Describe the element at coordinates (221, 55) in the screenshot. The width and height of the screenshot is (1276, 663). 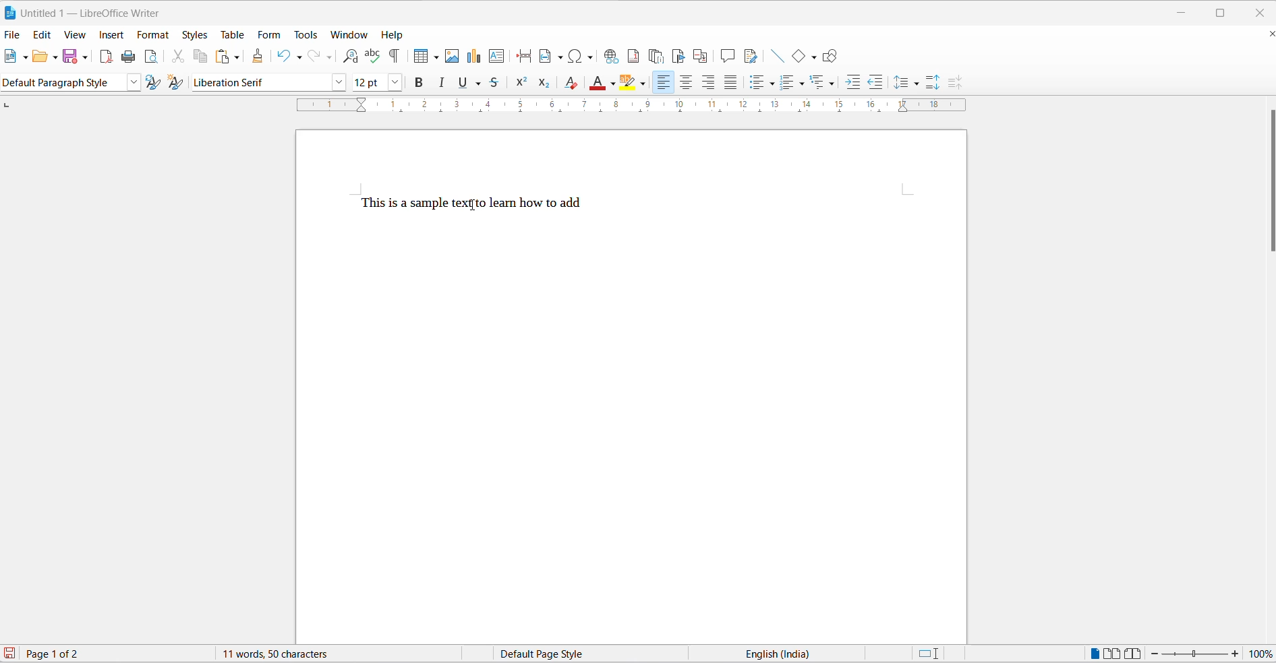
I see `paste` at that location.